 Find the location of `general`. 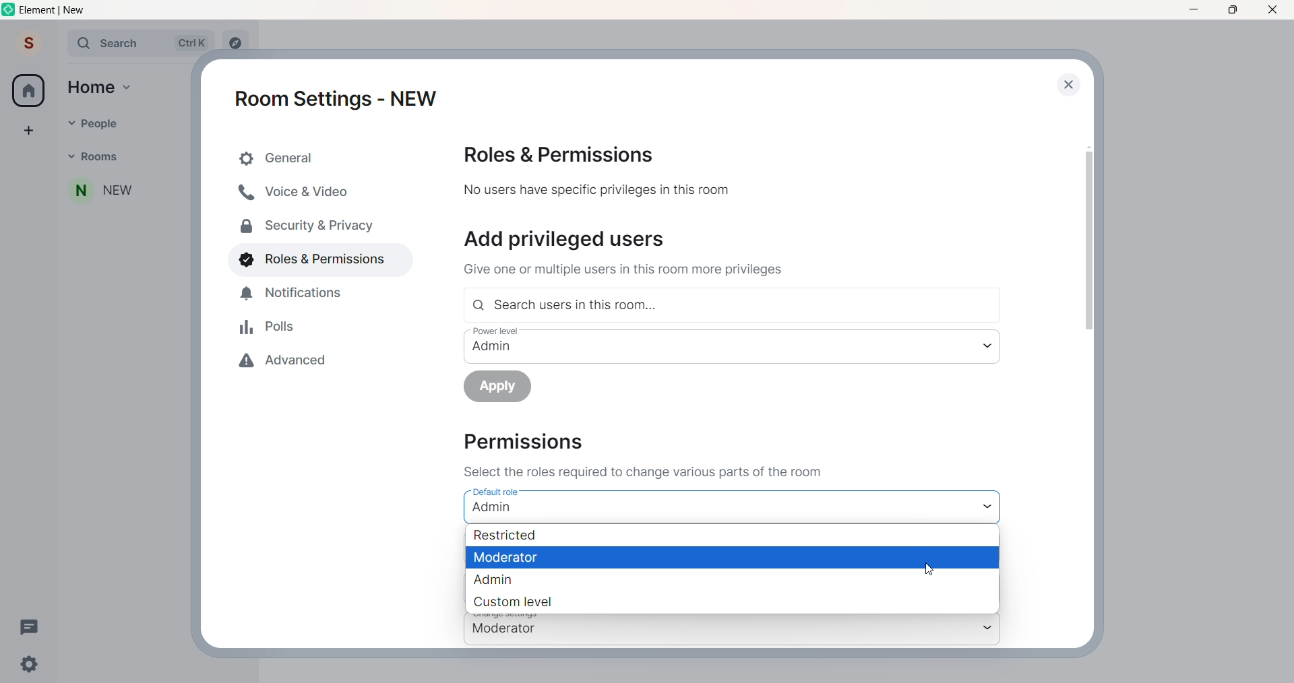

general is located at coordinates (322, 157).